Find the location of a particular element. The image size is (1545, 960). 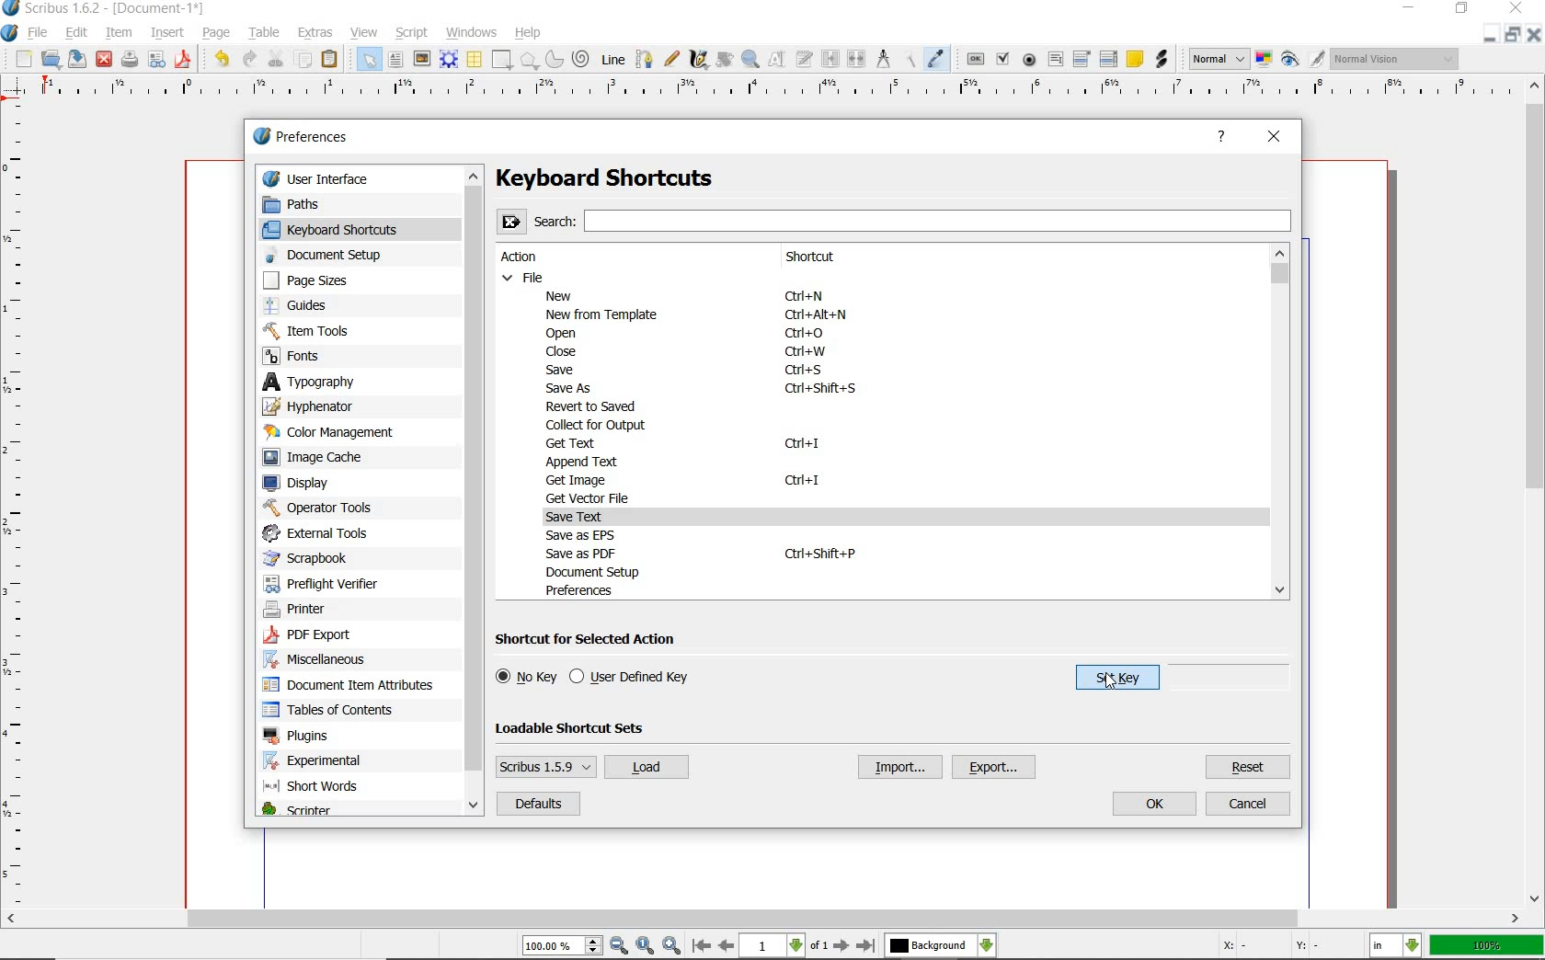

zoom in/zoom to/zoom out is located at coordinates (601, 946).